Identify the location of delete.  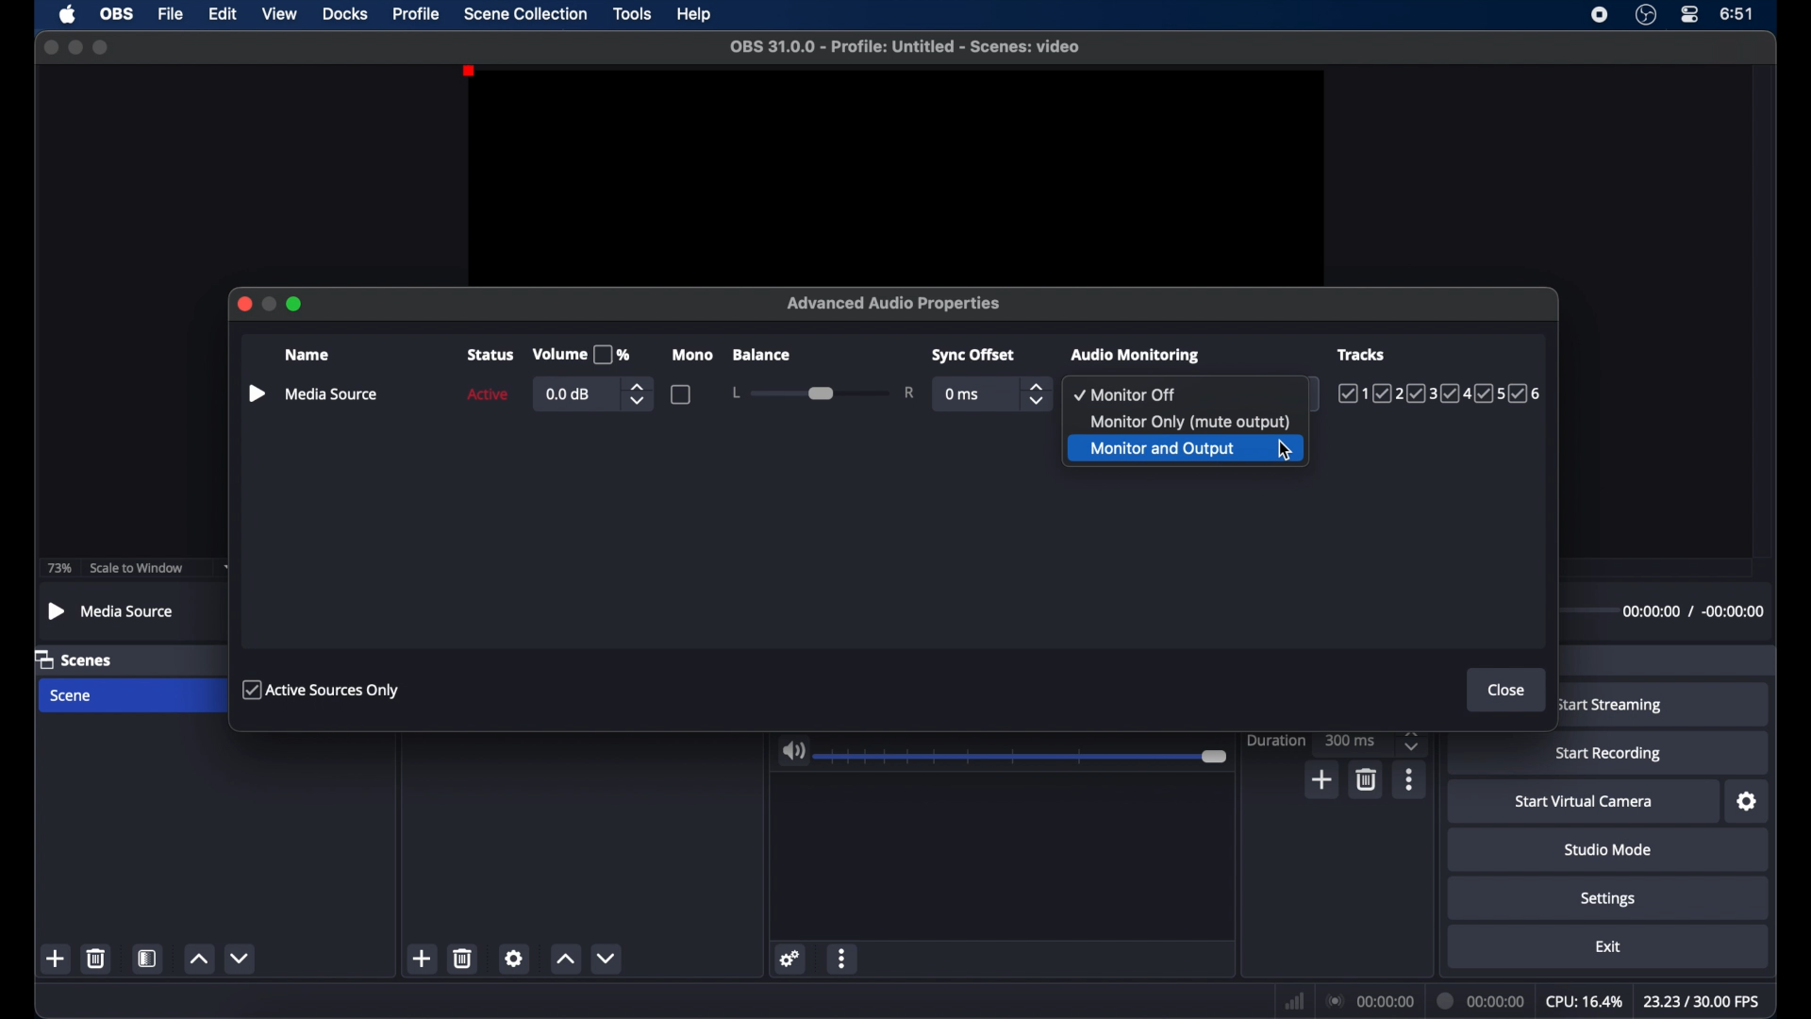
(95, 959).